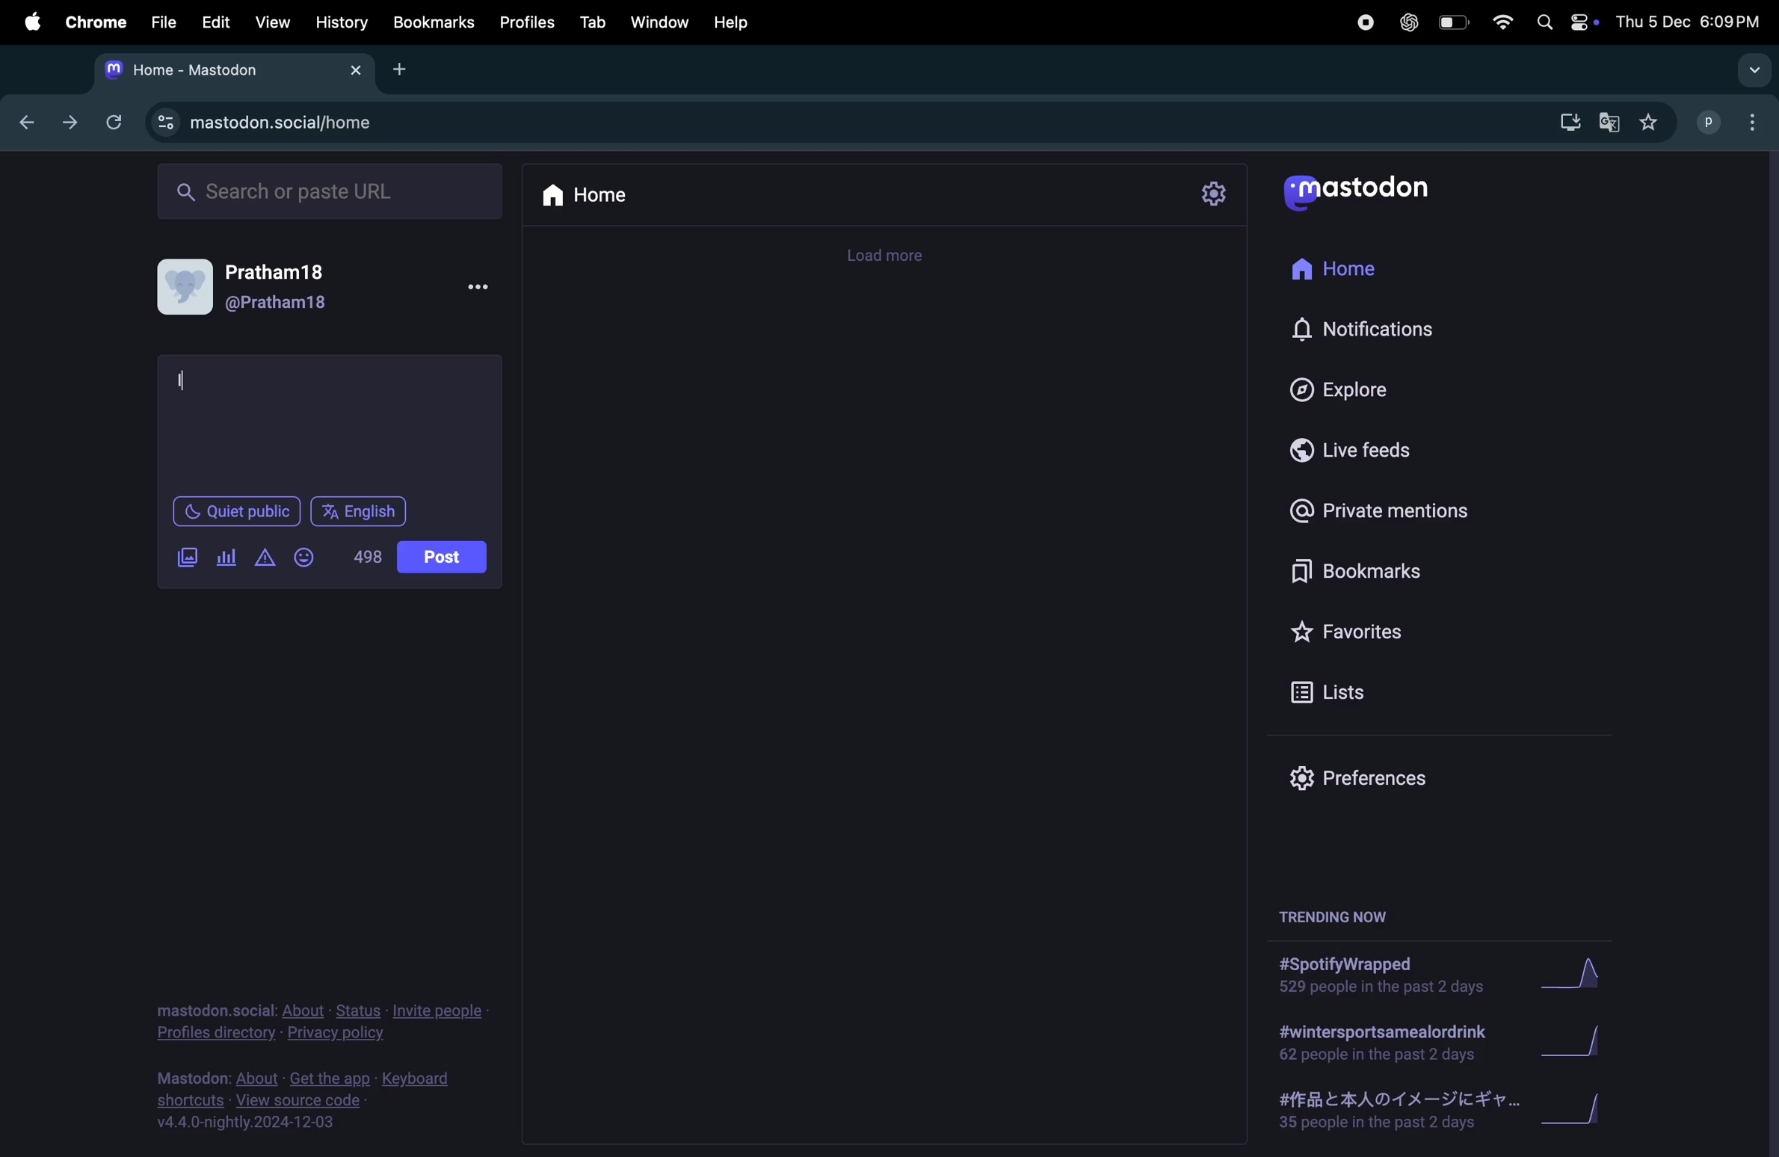  What do you see at coordinates (1732, 120) in the screenshot?
I see `user profile` at bounding box center [1732, 120].